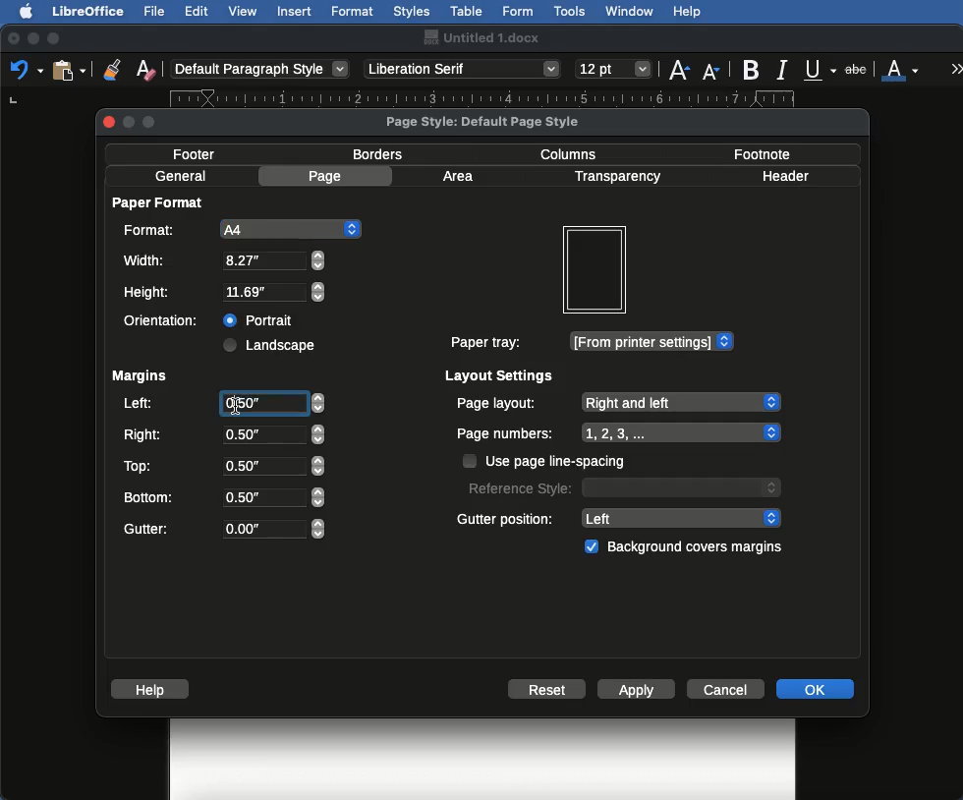 This screenshot has height=800, width=963. Describe the element at coordinates (615, 70) in the screenshot. I see `Size` at that location.